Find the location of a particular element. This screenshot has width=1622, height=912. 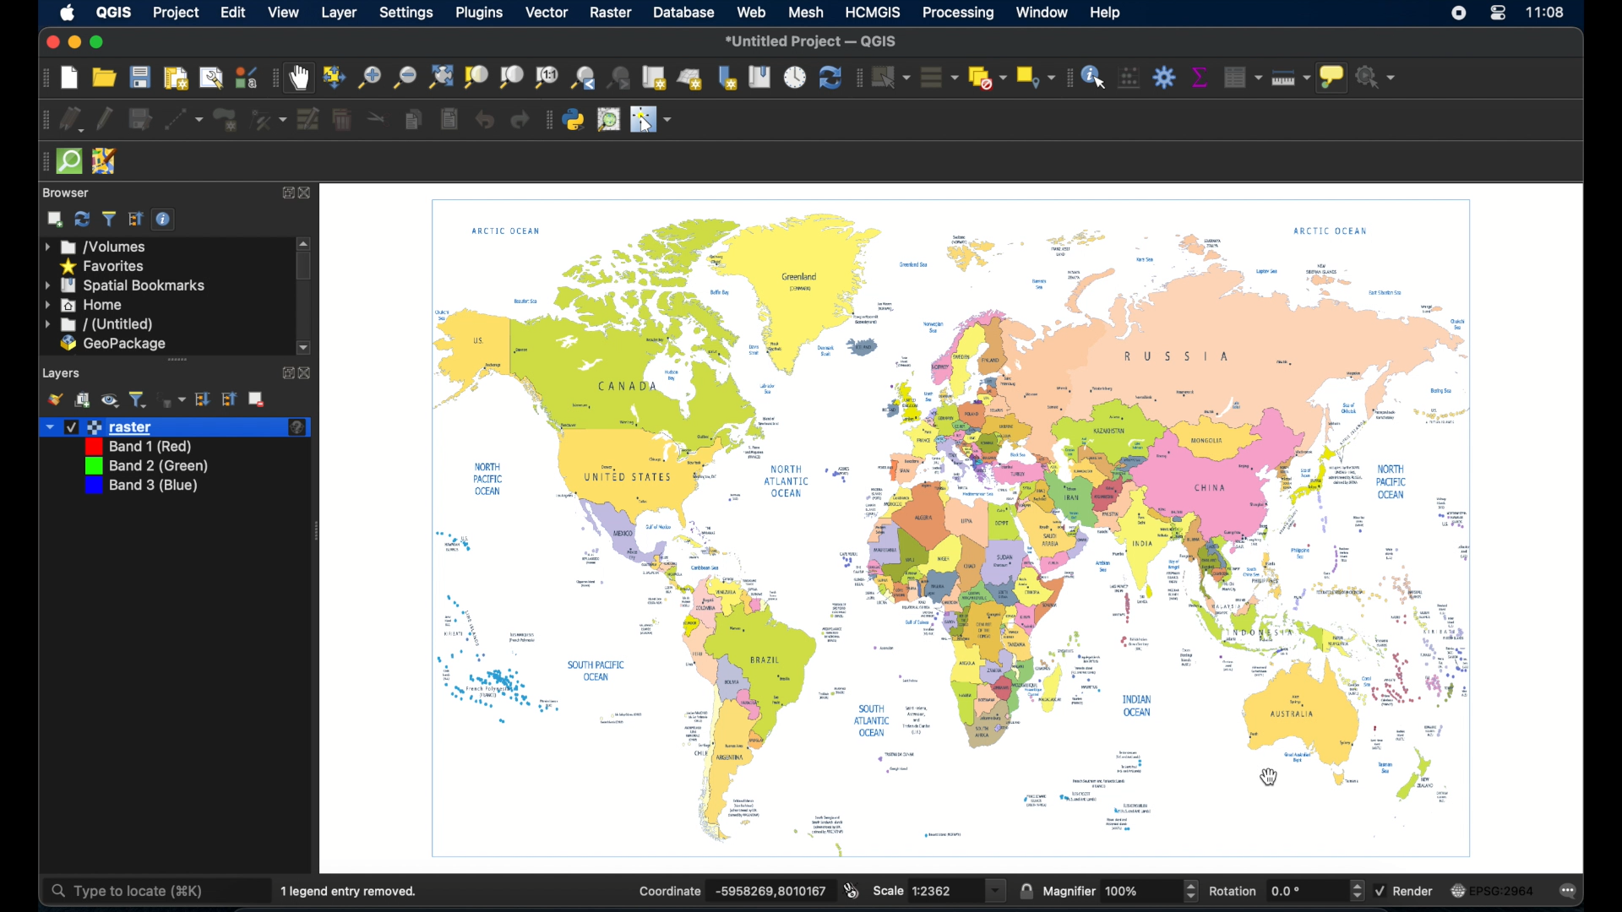

quicksom is located at coordinates (69, 161).